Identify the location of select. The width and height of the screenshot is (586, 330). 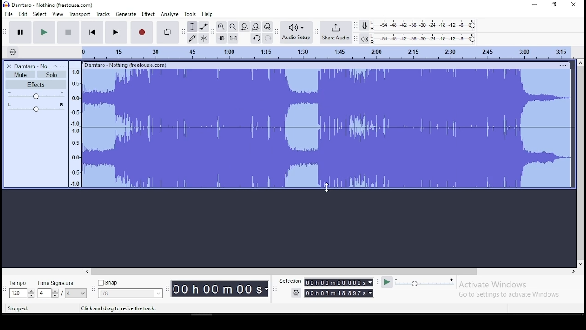
(40, 14).